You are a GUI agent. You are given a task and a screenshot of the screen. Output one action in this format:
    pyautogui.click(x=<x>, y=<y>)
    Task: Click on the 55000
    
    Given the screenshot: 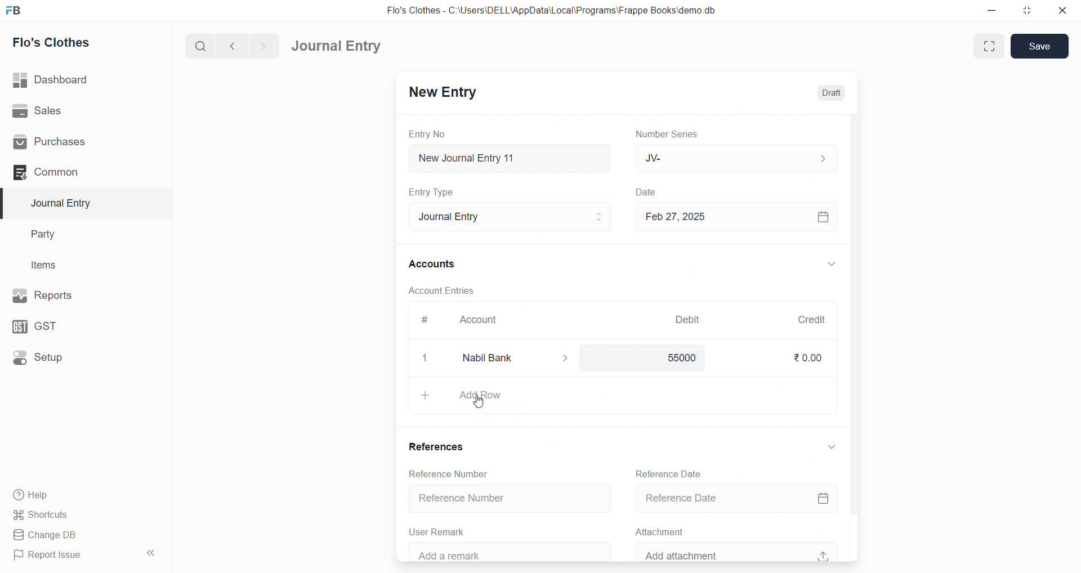 What is the action you would take?
    pyautogui.click(x=686, y=359)
    